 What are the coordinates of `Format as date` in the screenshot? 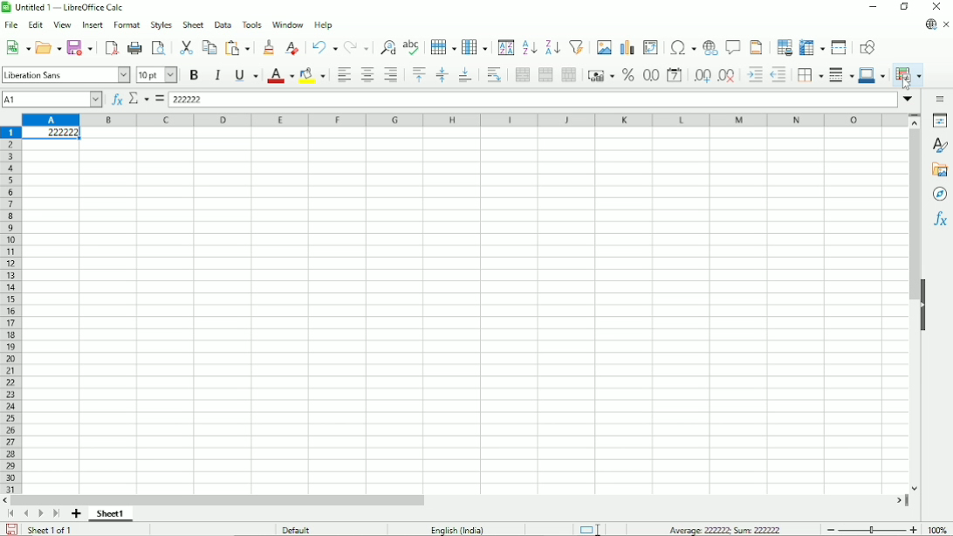 It's located at (674, 75).